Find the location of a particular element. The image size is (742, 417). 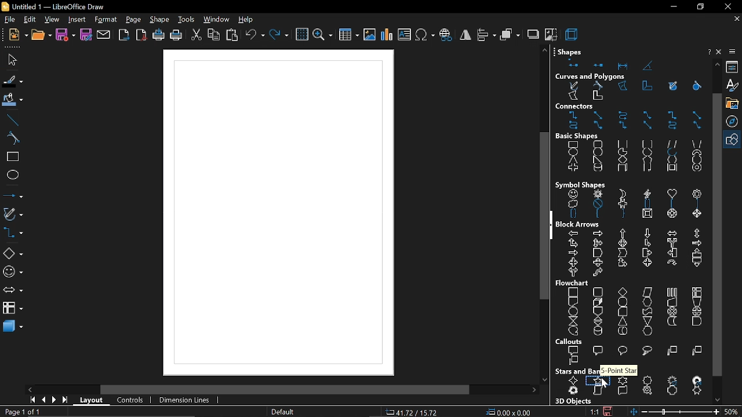

move right  is located at coordinates (536, 390).